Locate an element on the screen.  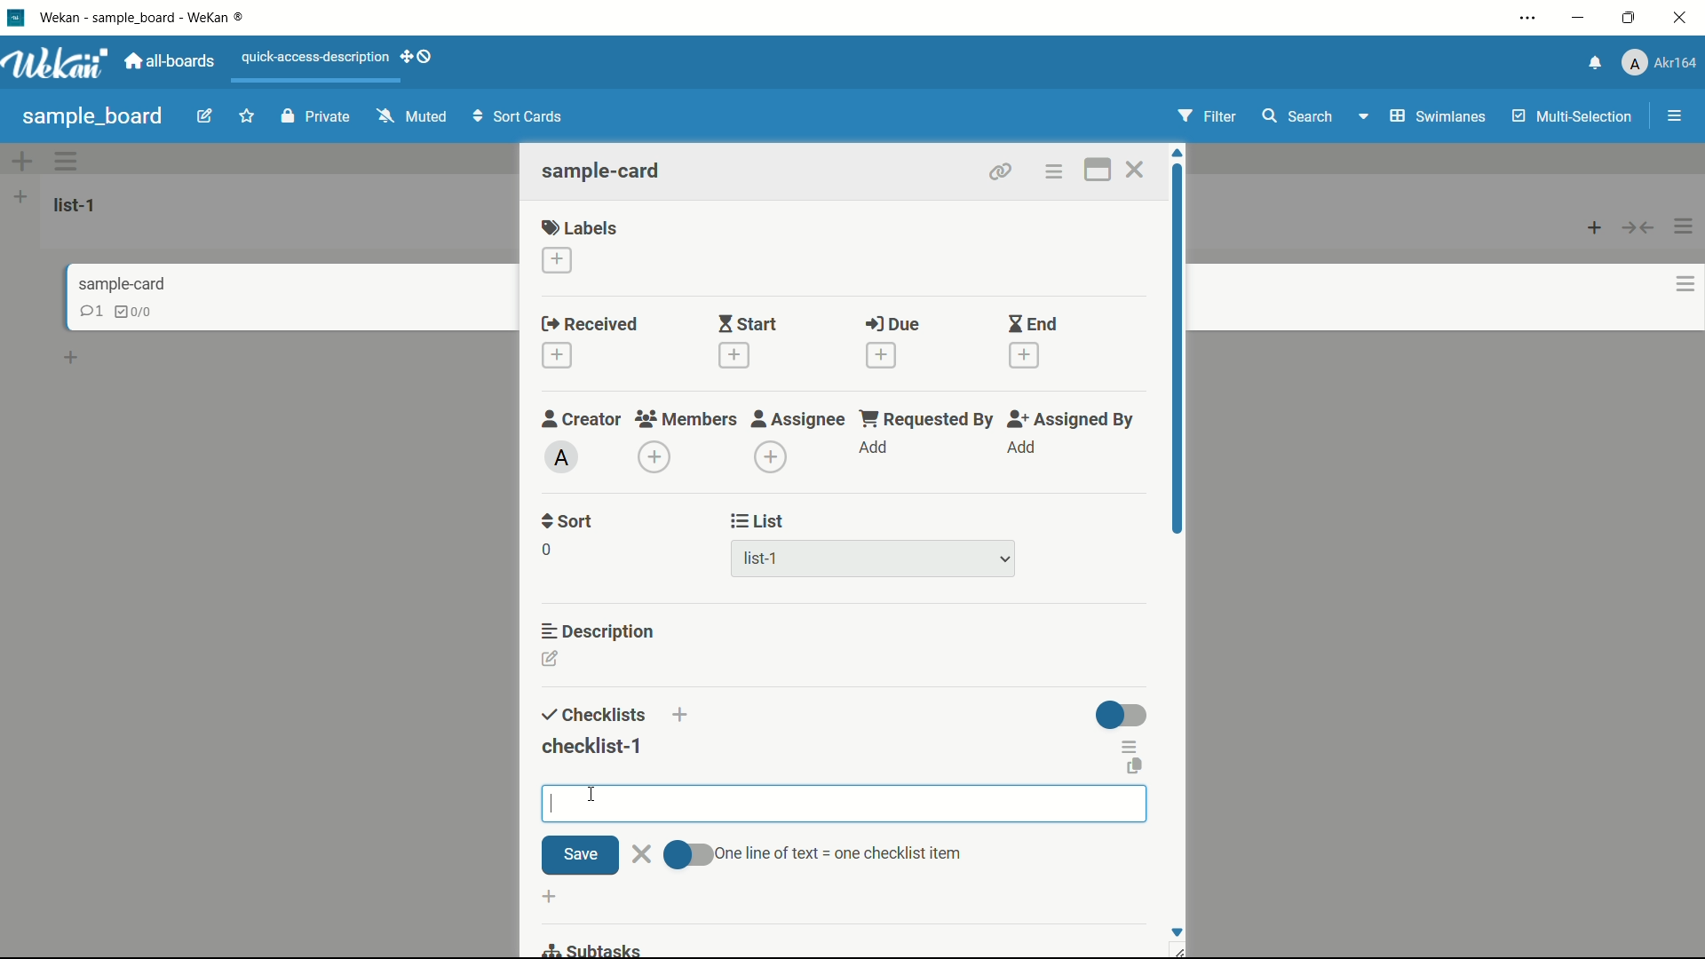
all boards is located at coordinates (172, 61).